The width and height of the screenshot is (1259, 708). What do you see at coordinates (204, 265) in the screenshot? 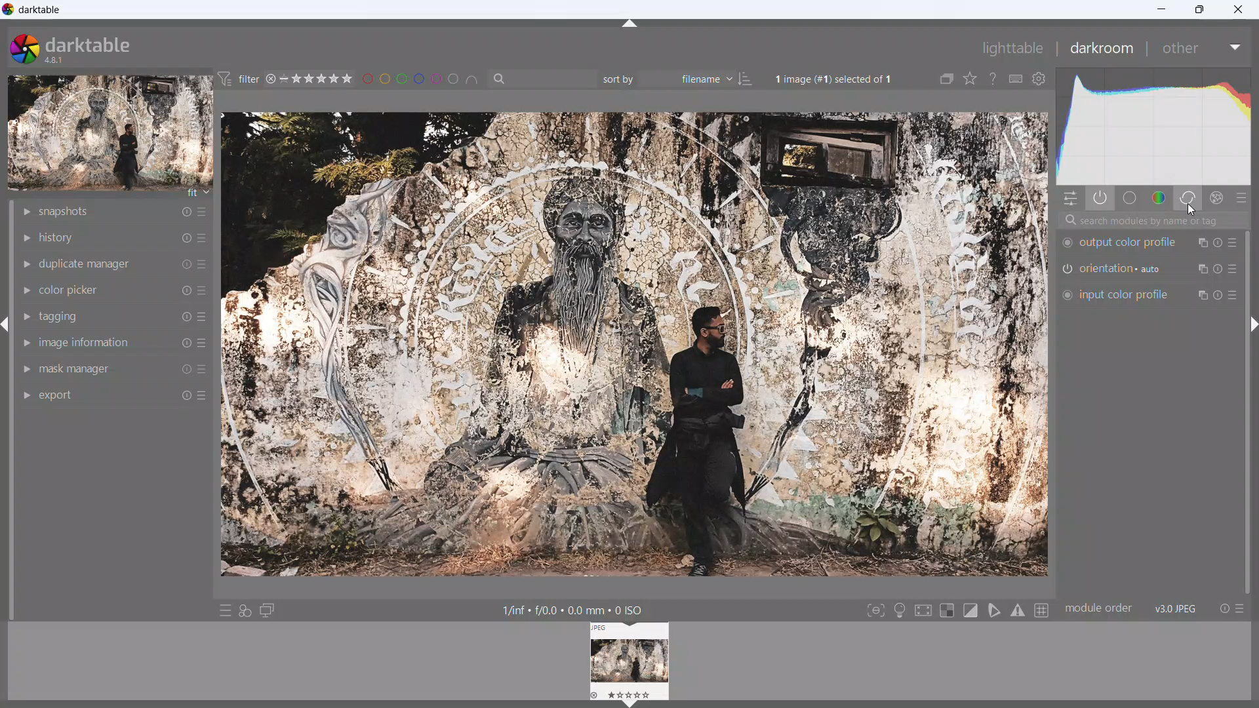
I see `more options` at bounding box center [204, 265].